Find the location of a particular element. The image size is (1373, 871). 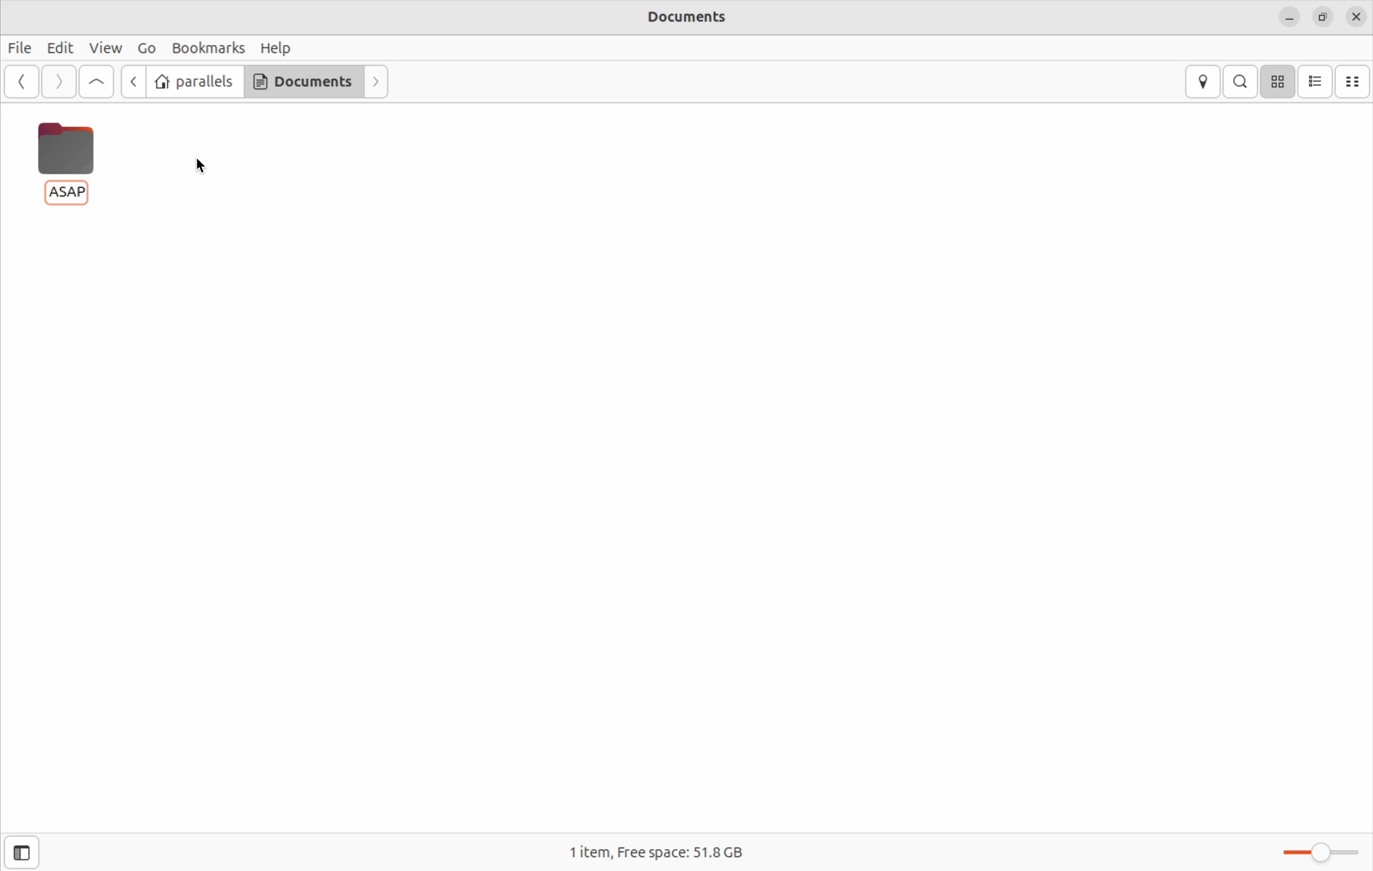

compact view is located at coordinates (1356, 80).